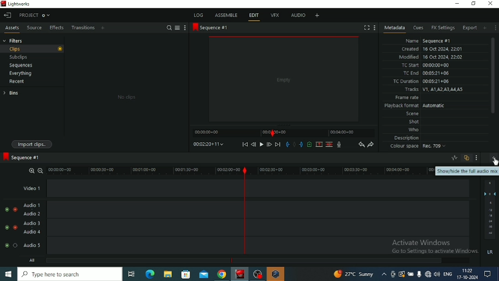 The width and height of the screenshot is (499, 281). What do you see at coordinates (40, 170) in the screenshot?
I see `Zoom out` at bounding box center [40, 170].